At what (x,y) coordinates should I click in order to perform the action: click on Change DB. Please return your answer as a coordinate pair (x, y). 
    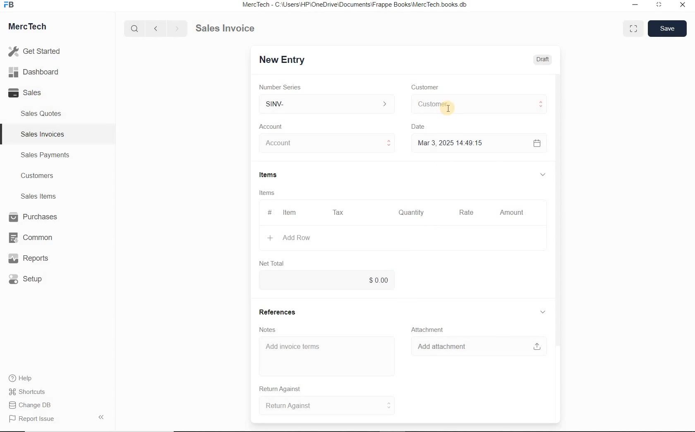
    Looking at the image, I should click on (31, 405).